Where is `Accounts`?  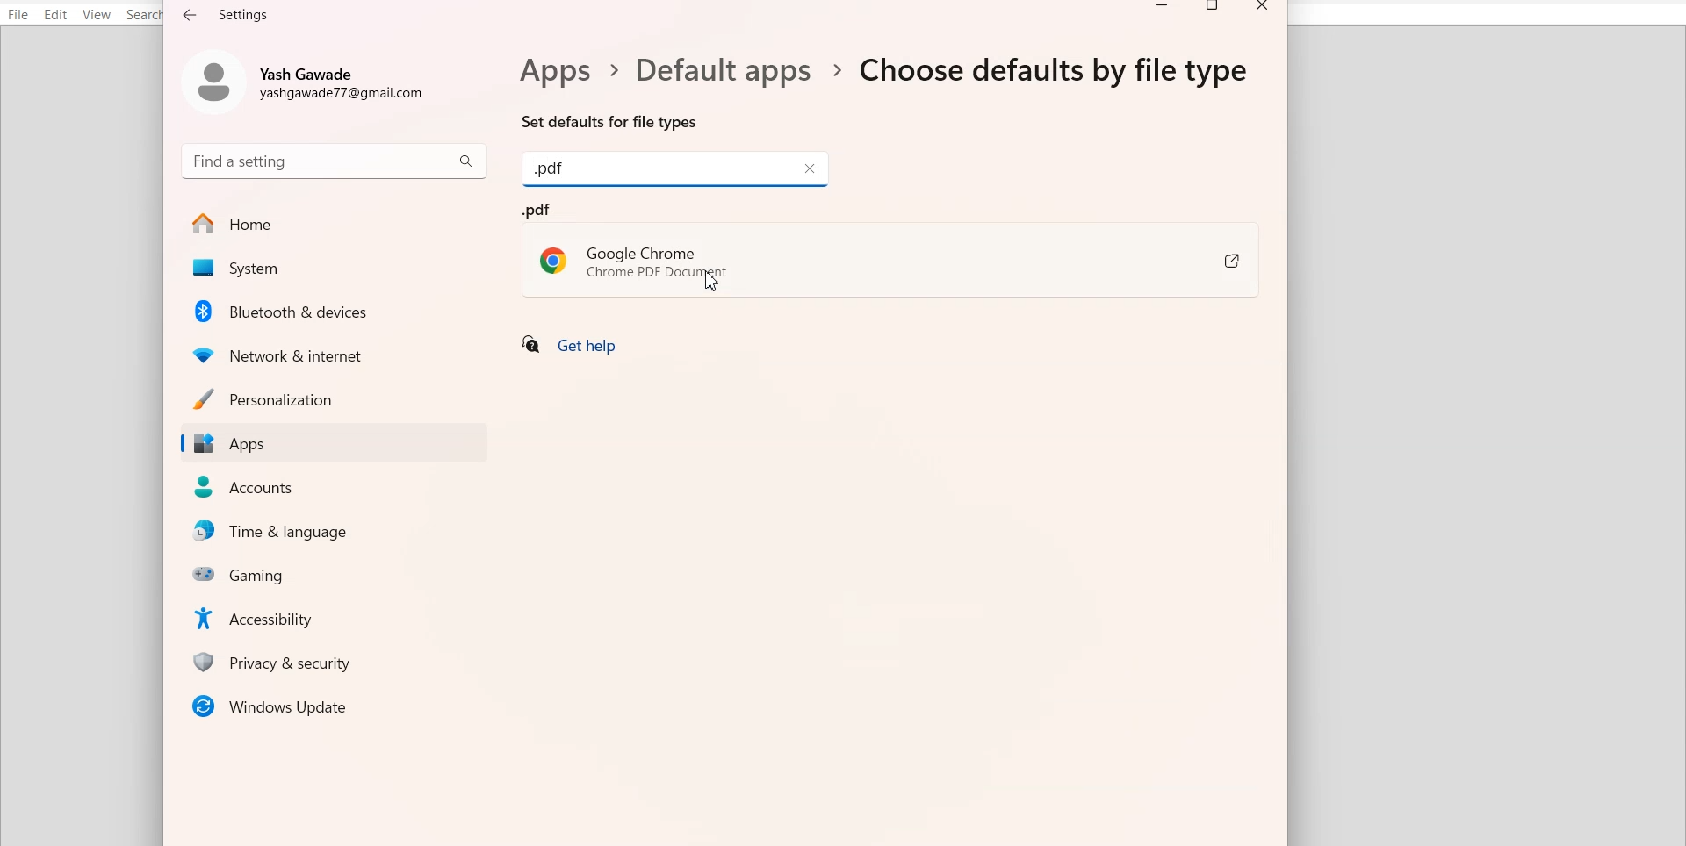
Accounts is located at coordinates (335, 487).